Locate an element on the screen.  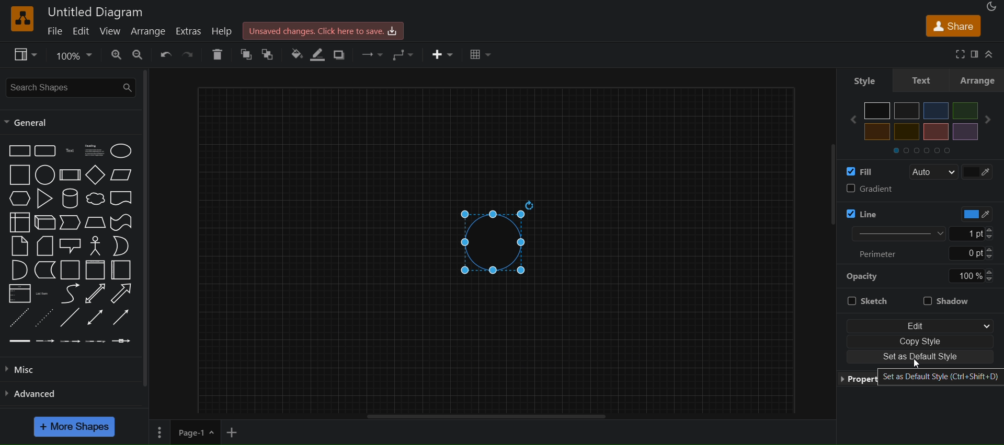
circle color changed to blue is located at coordinates (501, 241).